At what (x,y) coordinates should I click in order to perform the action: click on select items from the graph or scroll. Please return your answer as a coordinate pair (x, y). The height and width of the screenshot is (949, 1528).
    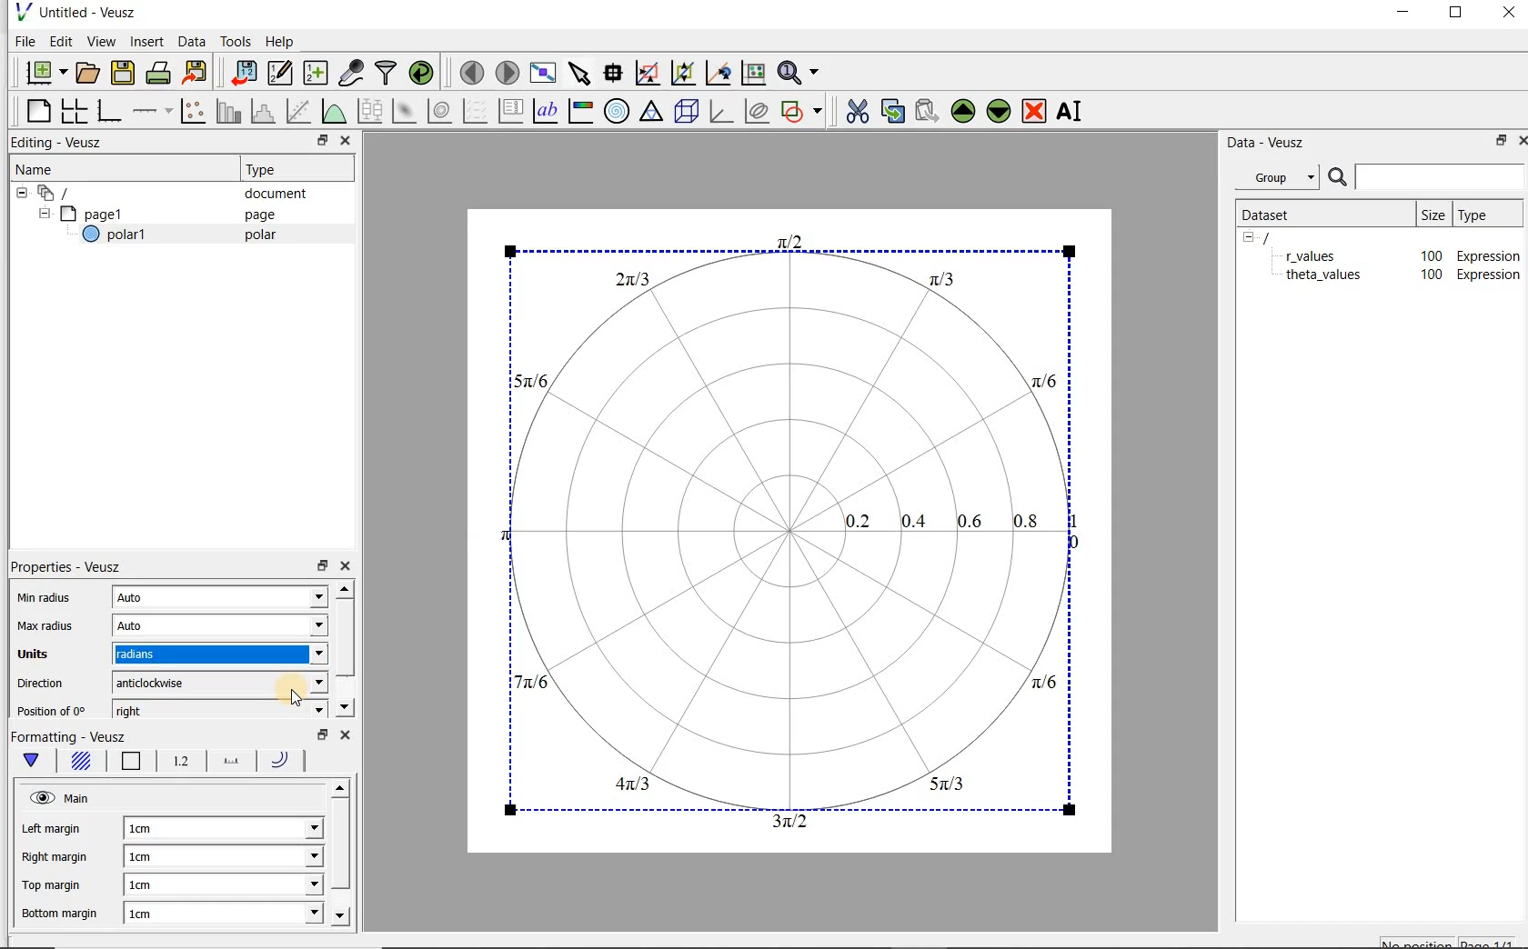
    Looking at the image, I should click on (578, 71).